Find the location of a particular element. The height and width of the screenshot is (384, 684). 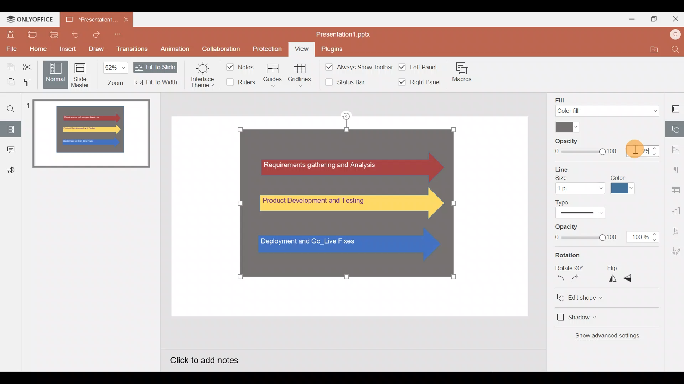

Customise quick access toolbar is located at coordinates (118, 34).